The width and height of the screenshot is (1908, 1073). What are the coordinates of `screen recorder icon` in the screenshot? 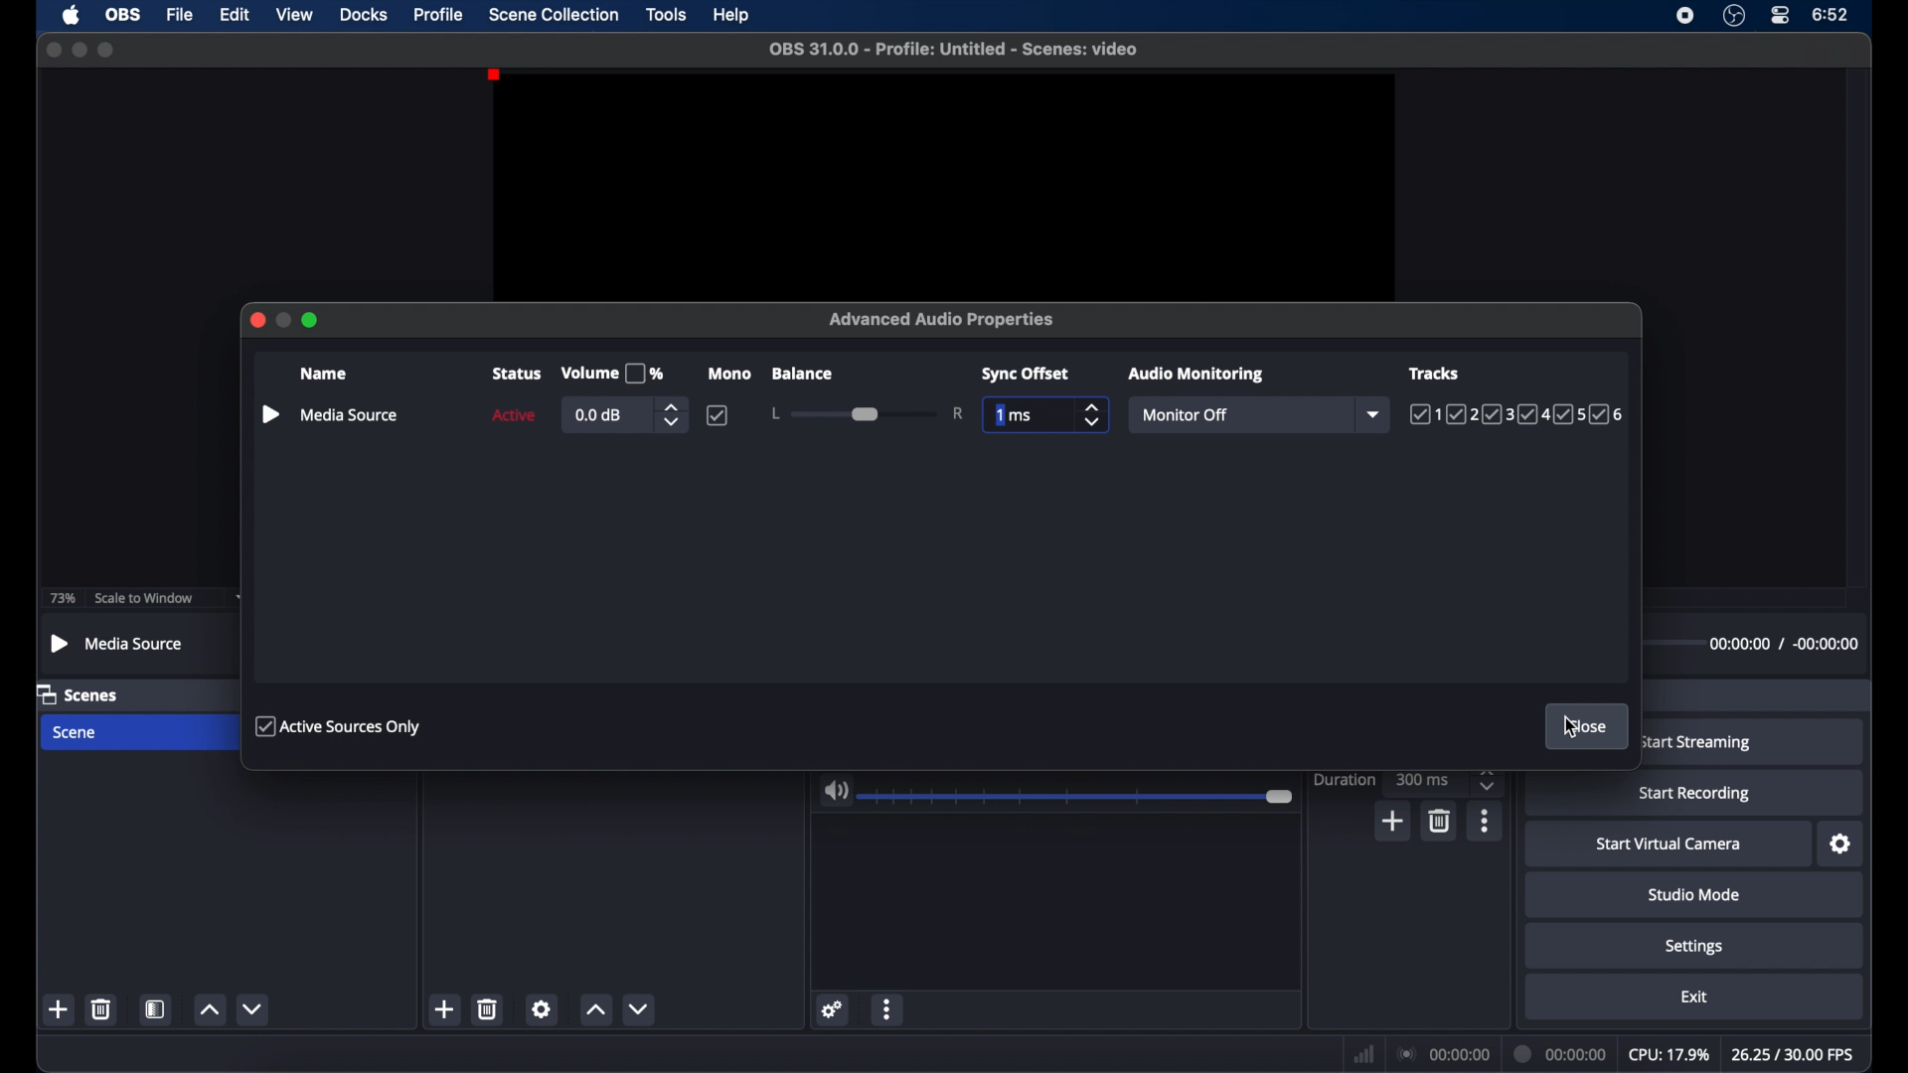 It's located at (1685, 15).